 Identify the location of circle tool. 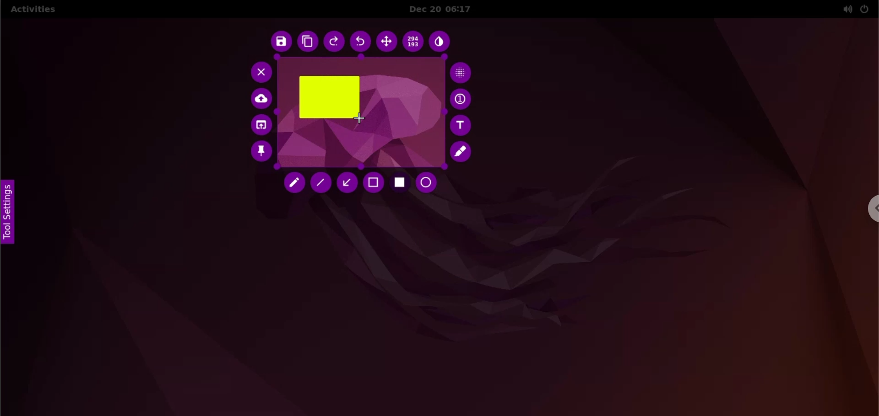
(429, 183).